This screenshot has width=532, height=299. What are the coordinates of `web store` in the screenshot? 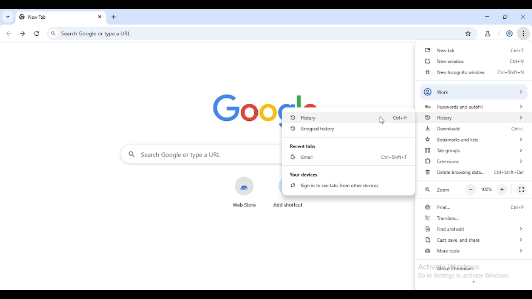 It's located at (244, 191).